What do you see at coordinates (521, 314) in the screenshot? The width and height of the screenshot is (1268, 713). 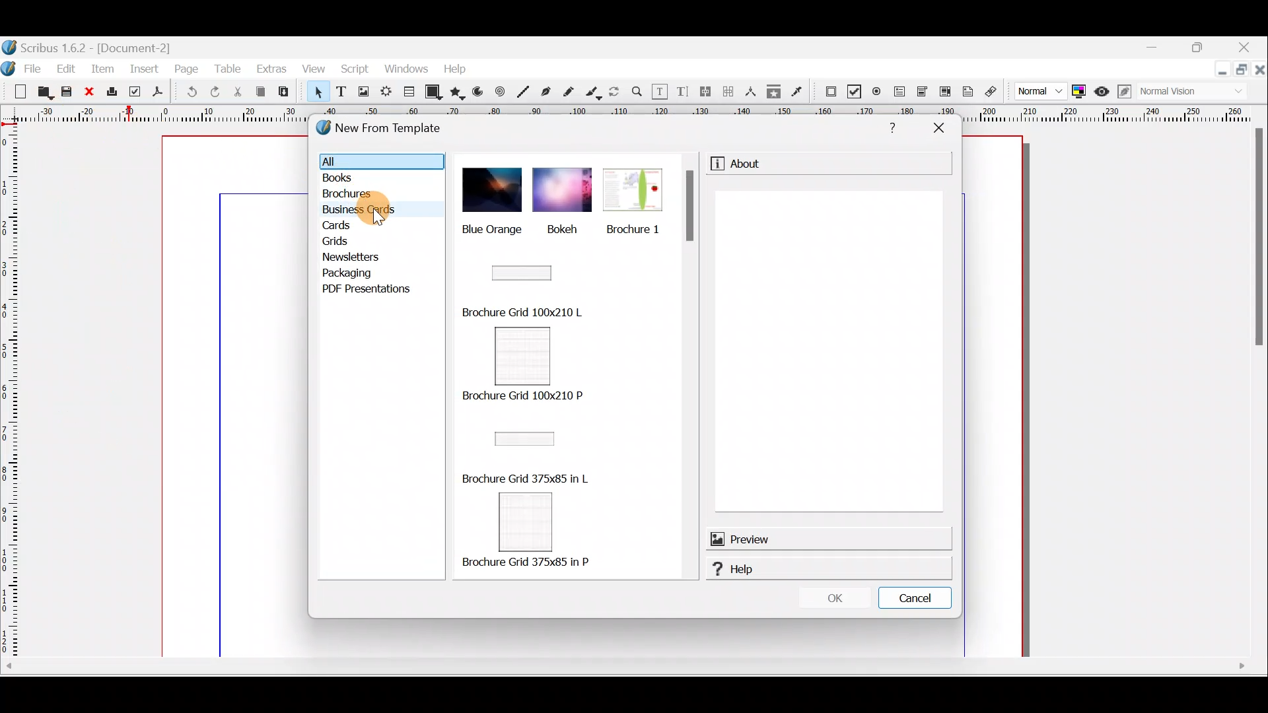 I see `Brochure Grid 100x210 L` at bounding box center [521, 314].